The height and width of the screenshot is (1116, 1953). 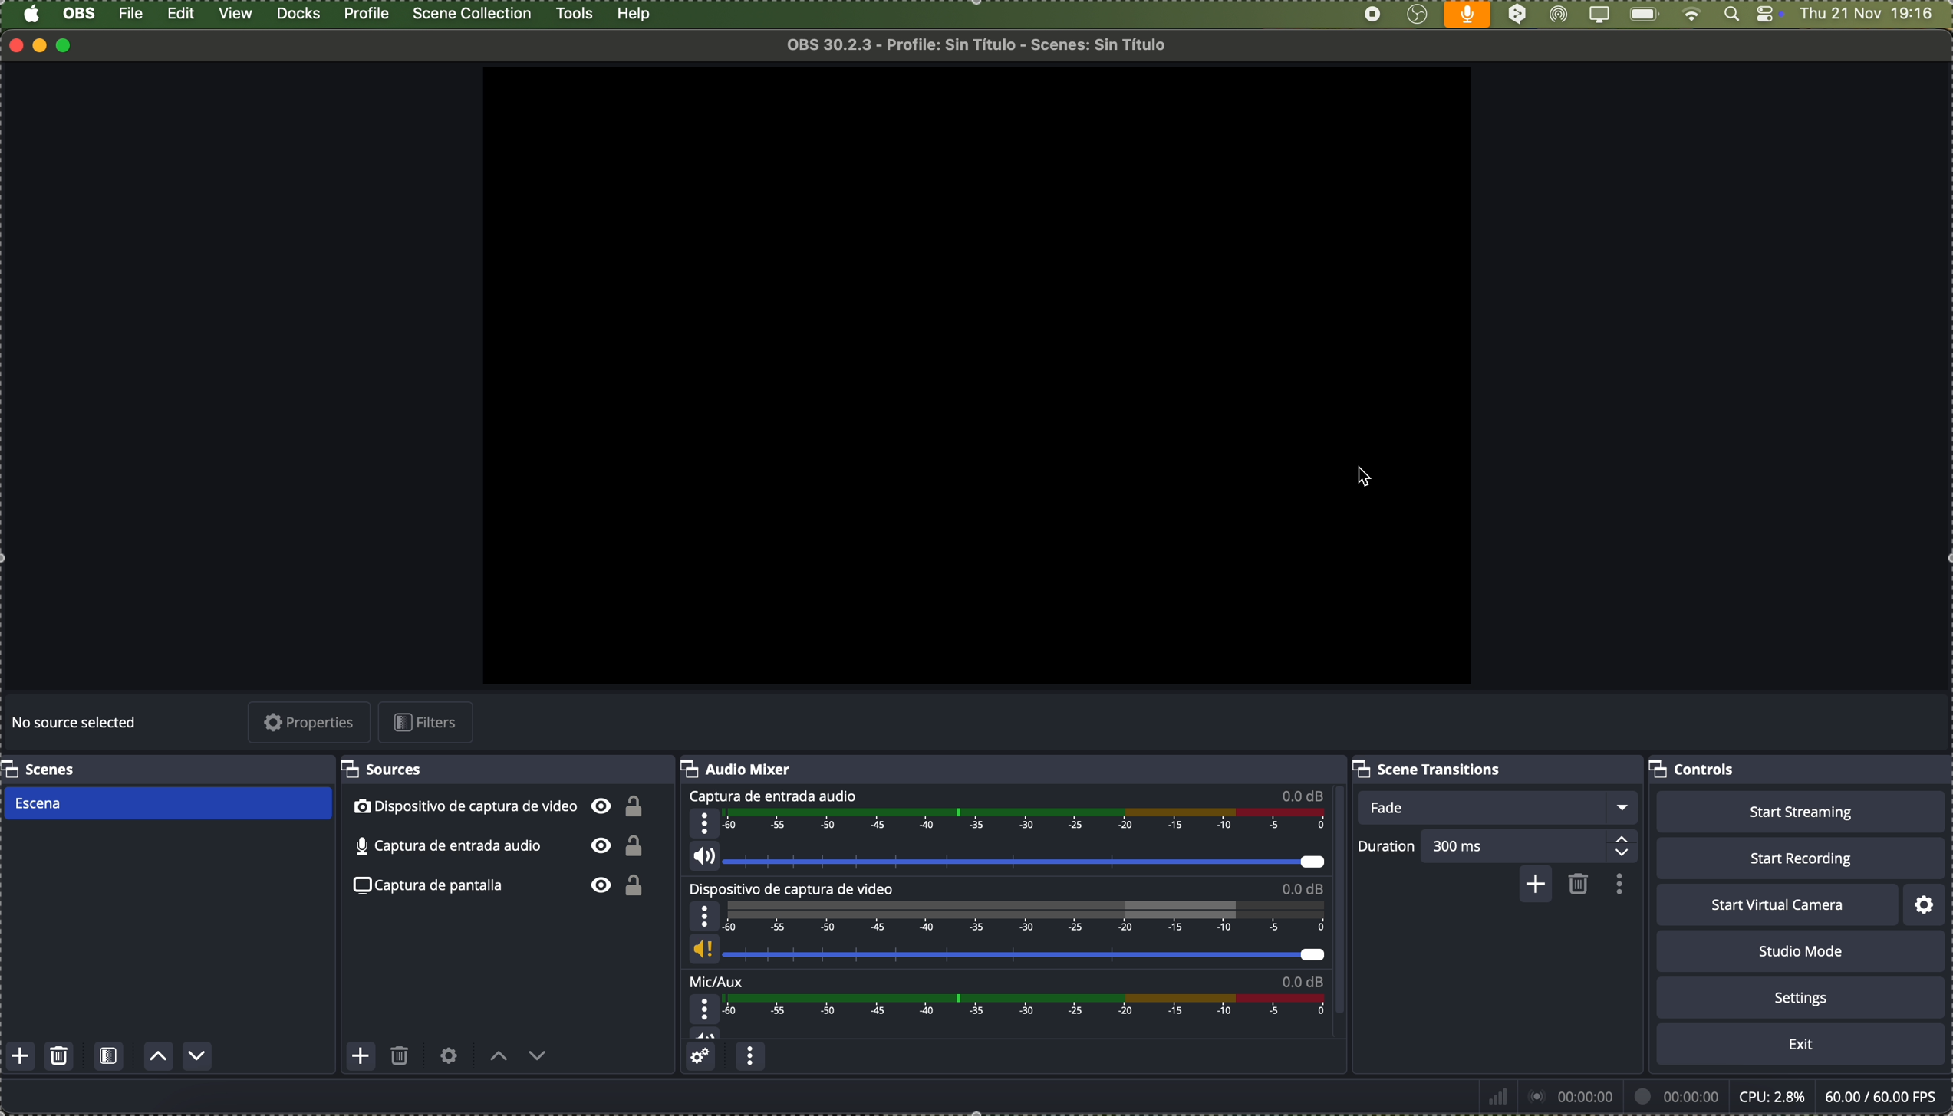 What do you see at coordinates (504, 888) in the screenshot?
I see `screenshot` at bounding box center [504, 888].